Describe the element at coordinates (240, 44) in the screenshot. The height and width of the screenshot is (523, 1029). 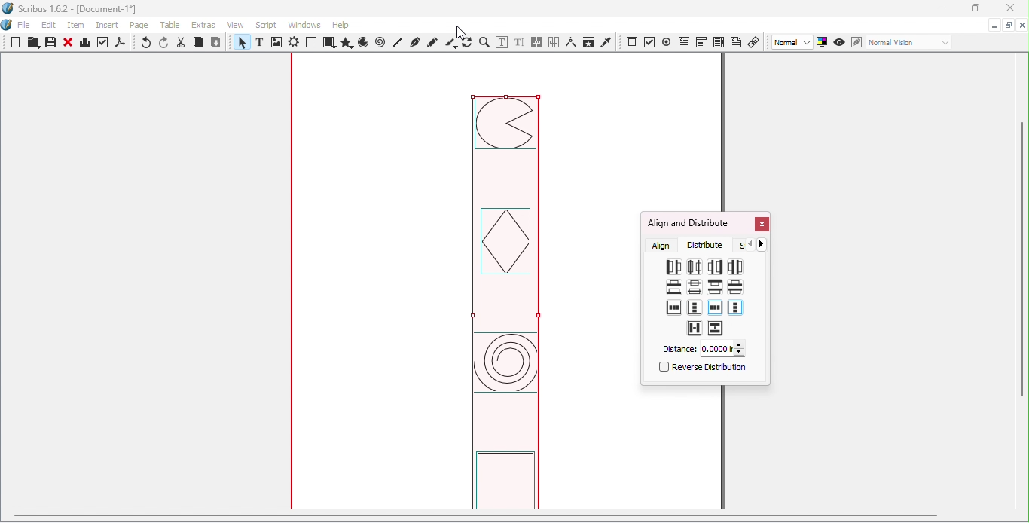
I see `Select item` at that location.